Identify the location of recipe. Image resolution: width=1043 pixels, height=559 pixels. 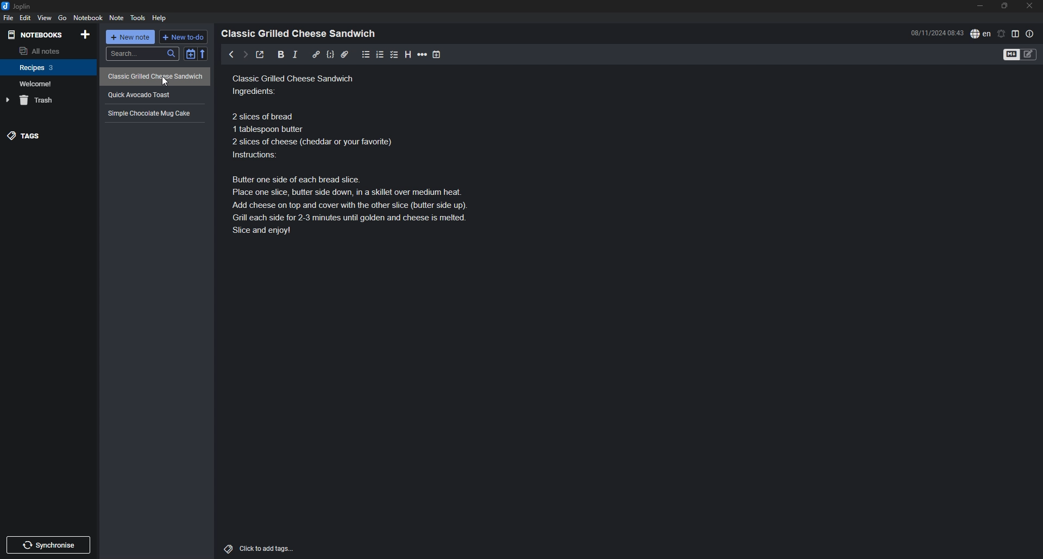
(155, 77).